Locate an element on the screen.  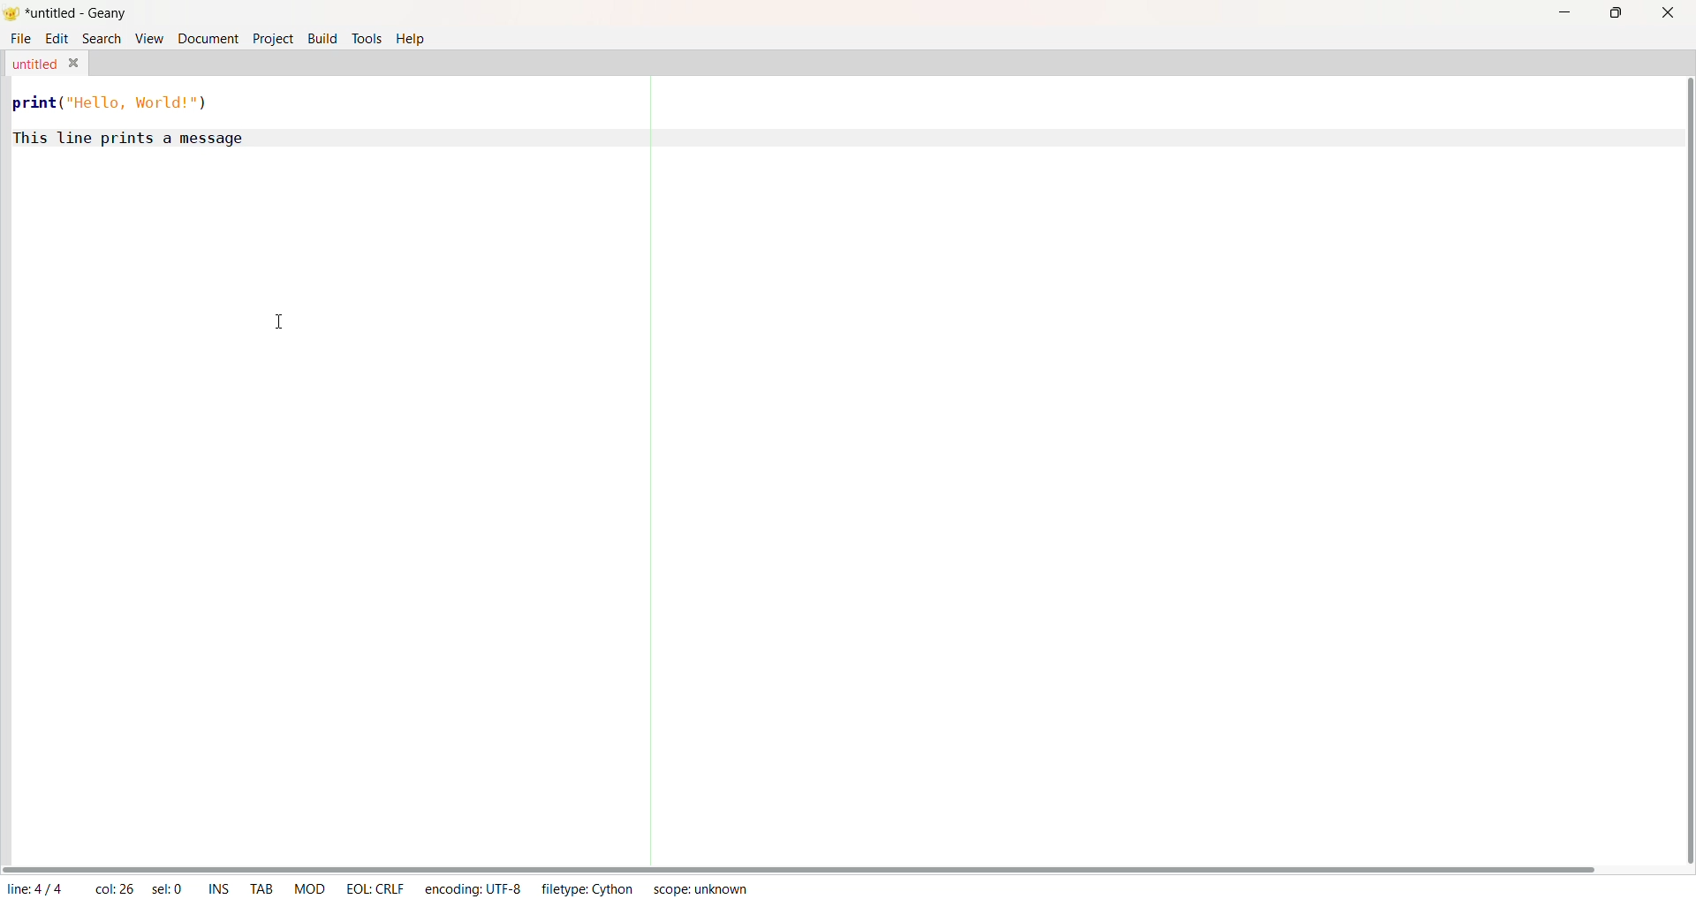
ins is located at coordinates (216, 887).